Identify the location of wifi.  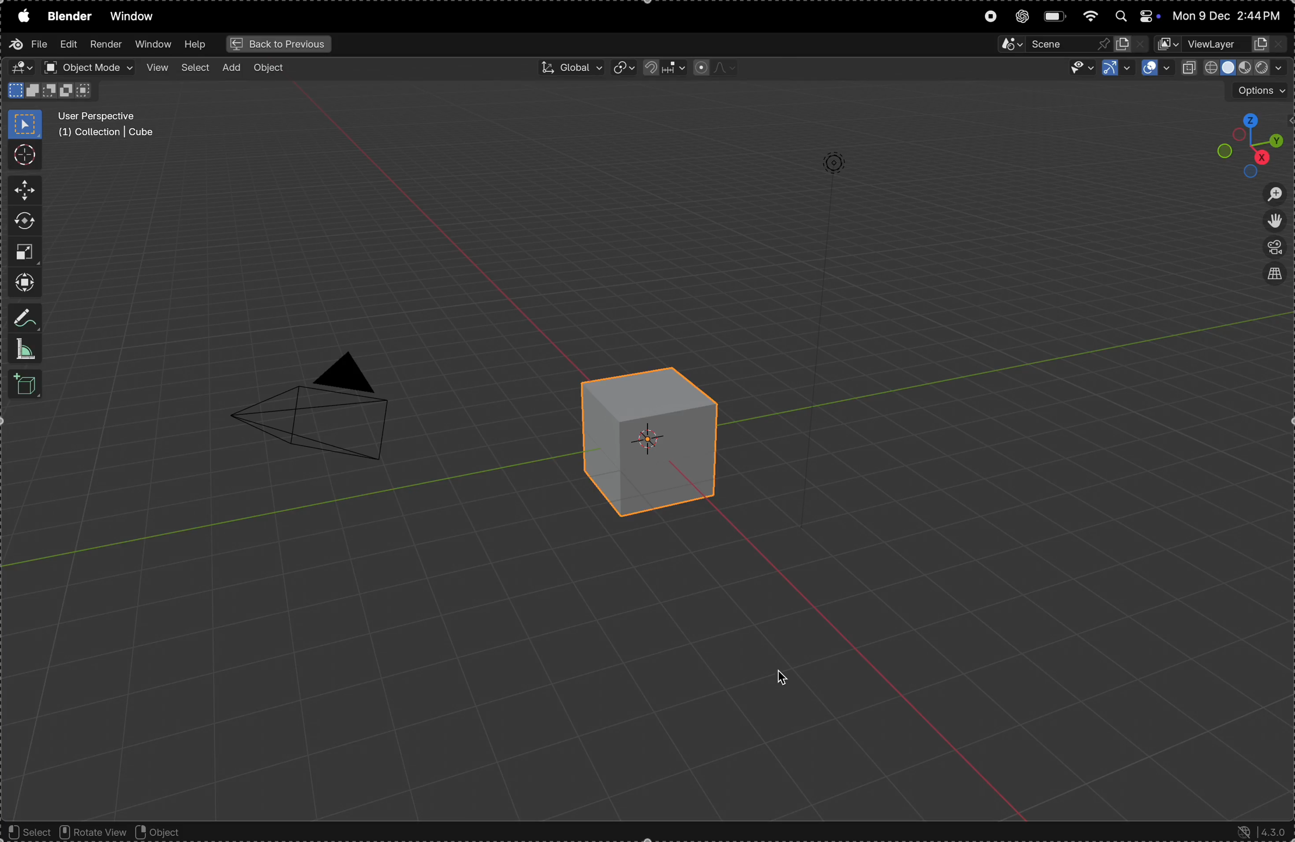
(1090, 16).